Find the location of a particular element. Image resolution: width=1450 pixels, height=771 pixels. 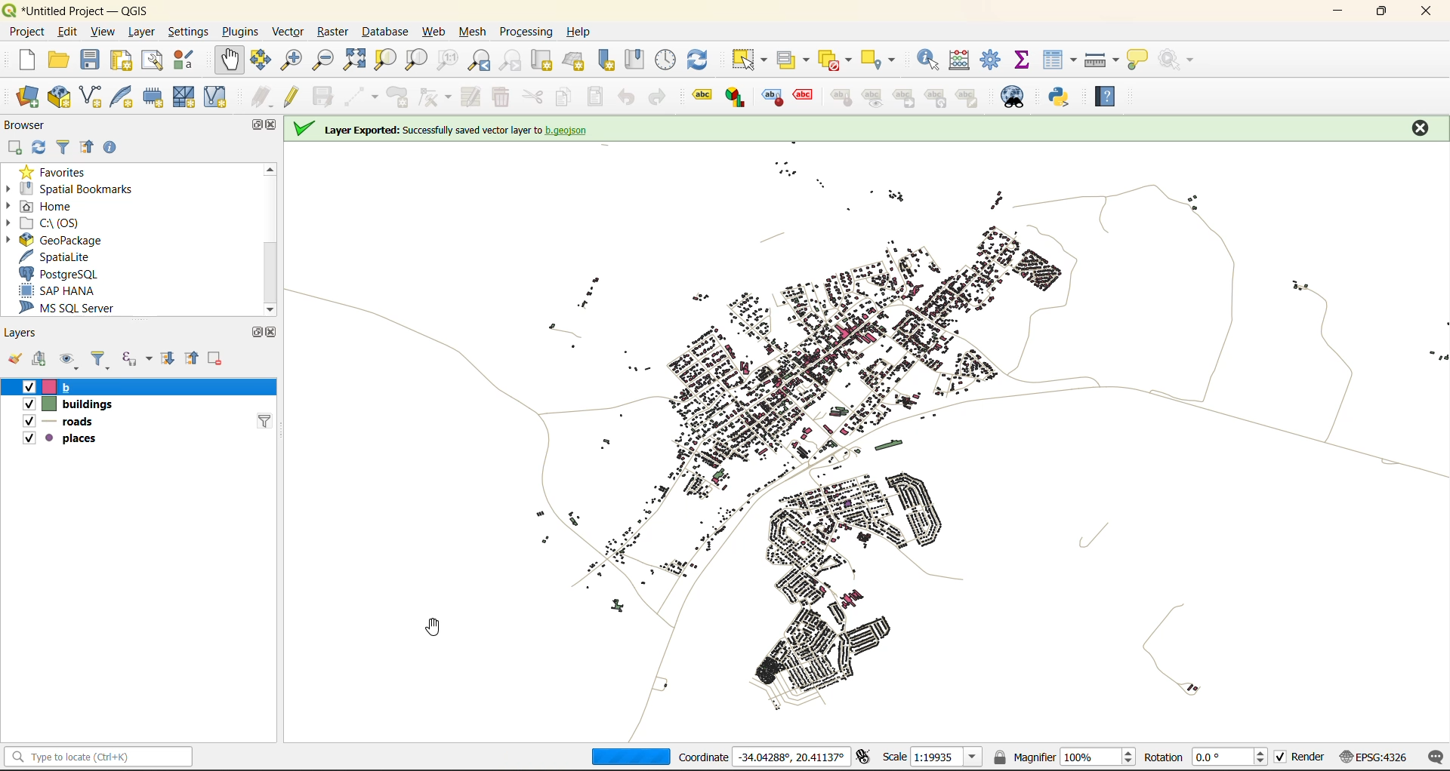

vector is located at coordinates (293, 33).